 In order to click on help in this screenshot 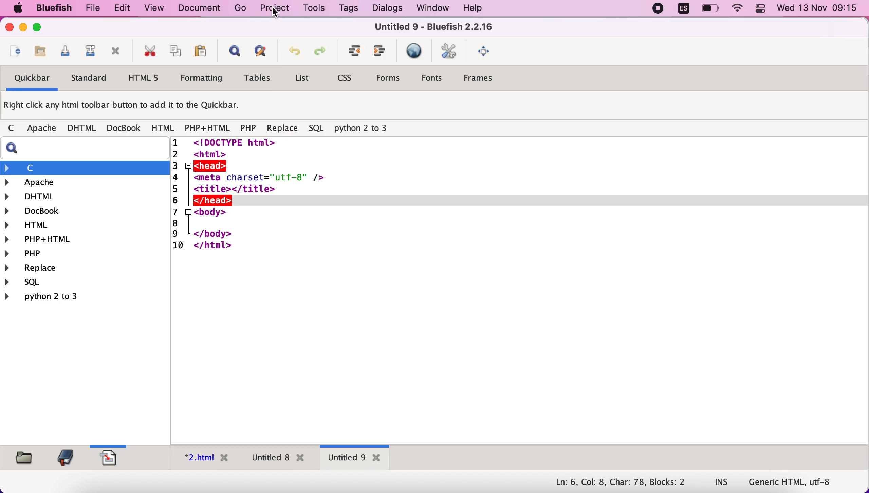, I will do `click(473, 9)`.